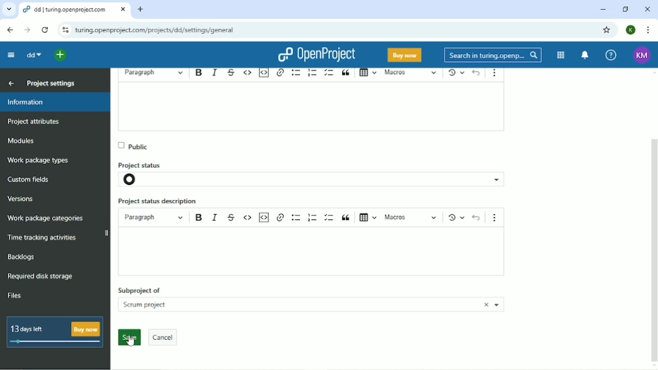  What do you see at coordinates (8, 9) in the screenshot?
I see `Search tabs` at bounding box center [8, 9].